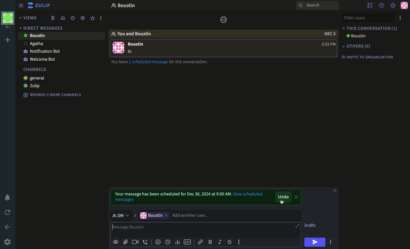  What do you see at coordinates (145, 241) in the screenshot?
I see `audio call` at bounding box center [145, 241].